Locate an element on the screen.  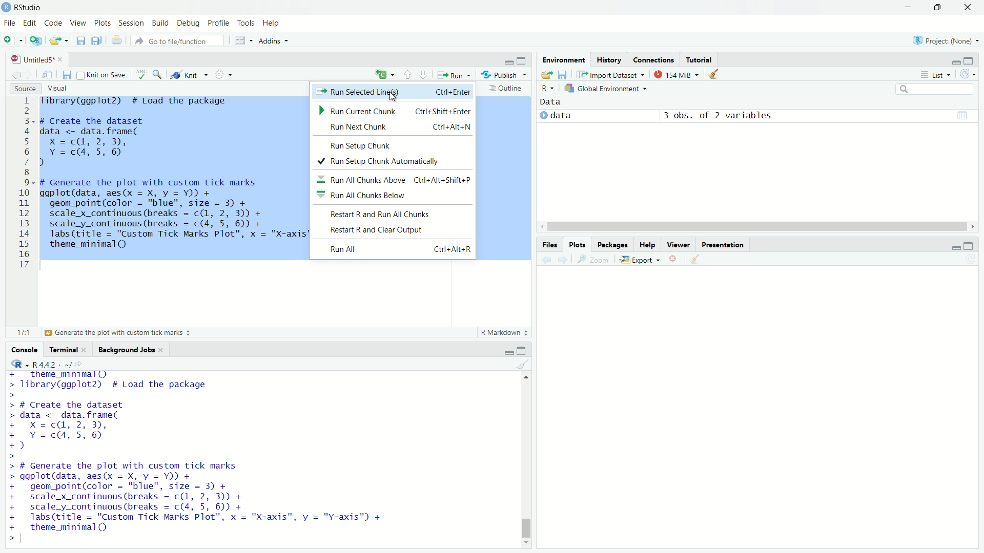
insert a code chunk is located at coordinates (384, 73).